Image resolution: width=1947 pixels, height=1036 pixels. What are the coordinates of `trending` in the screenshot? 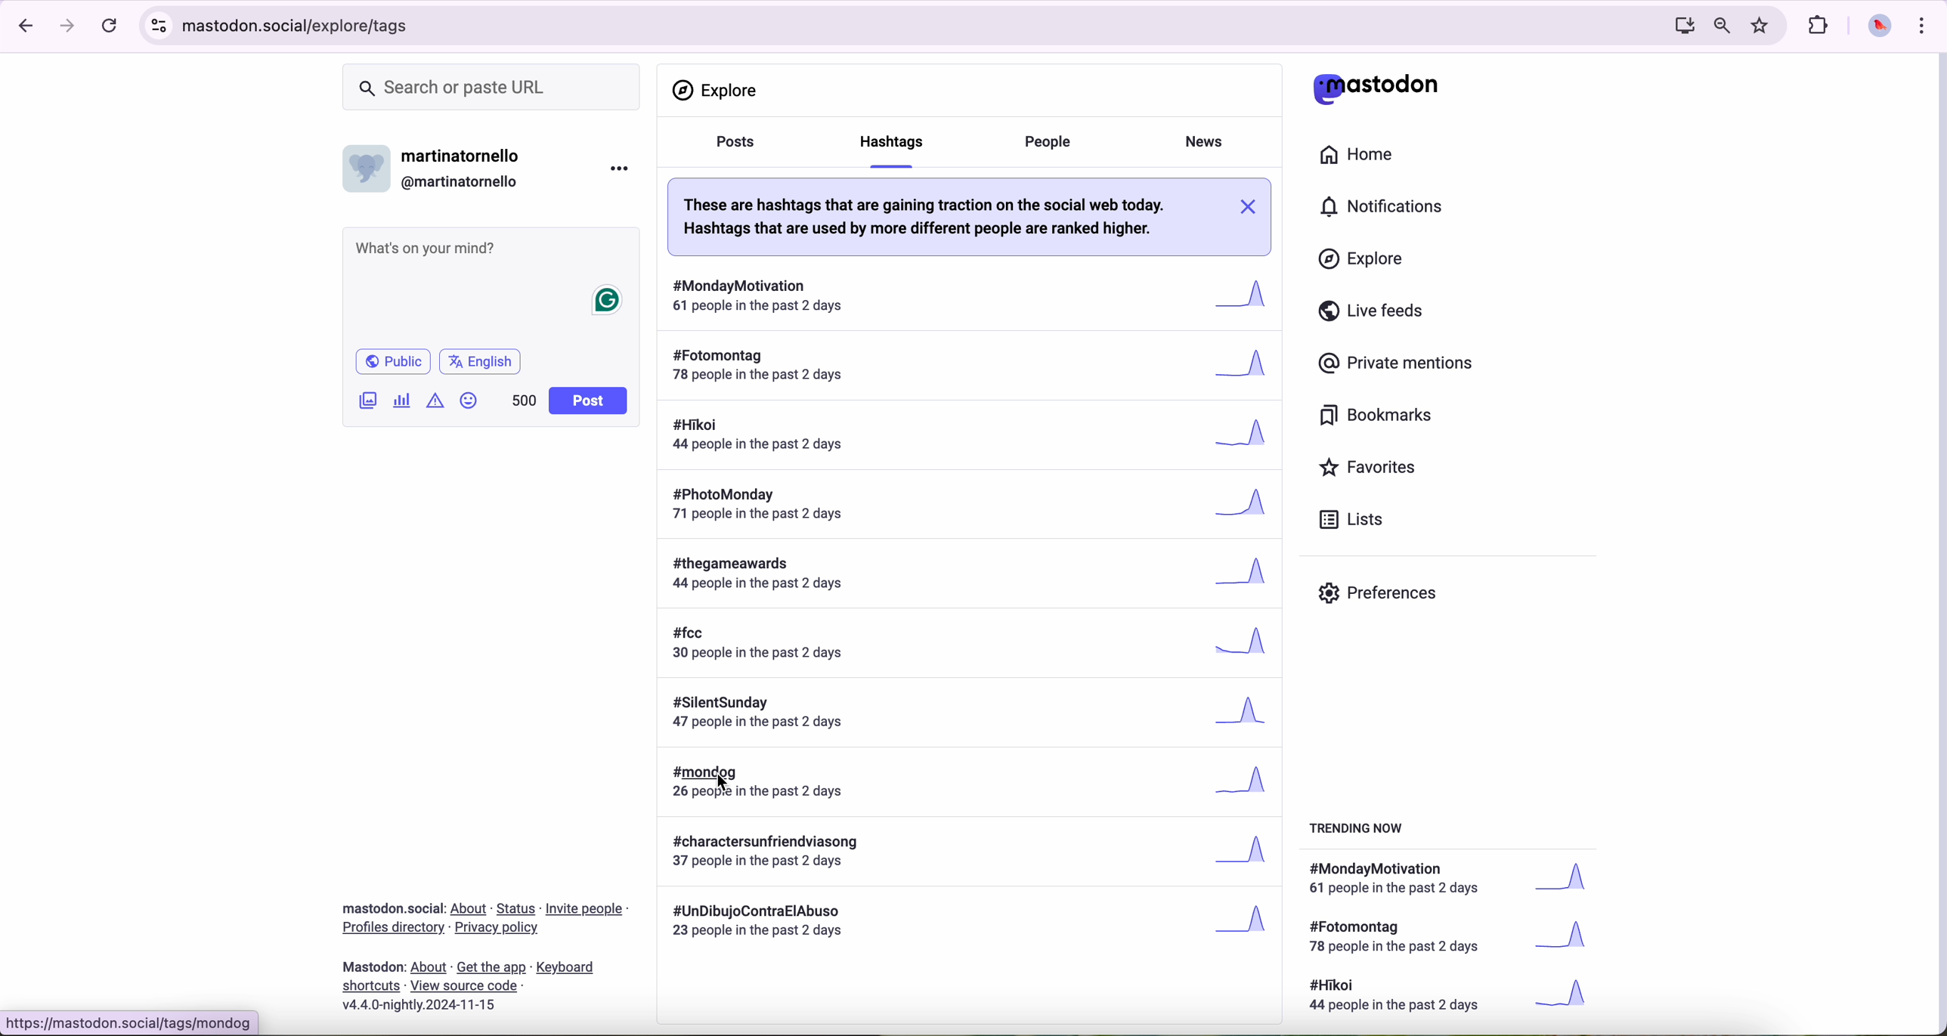 It's located at (1361, 831).